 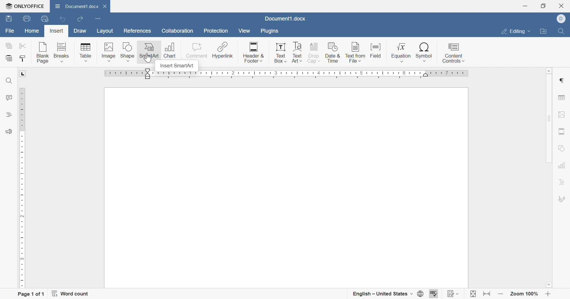 I want to click on Zoom in, so click(x=548, y=294).